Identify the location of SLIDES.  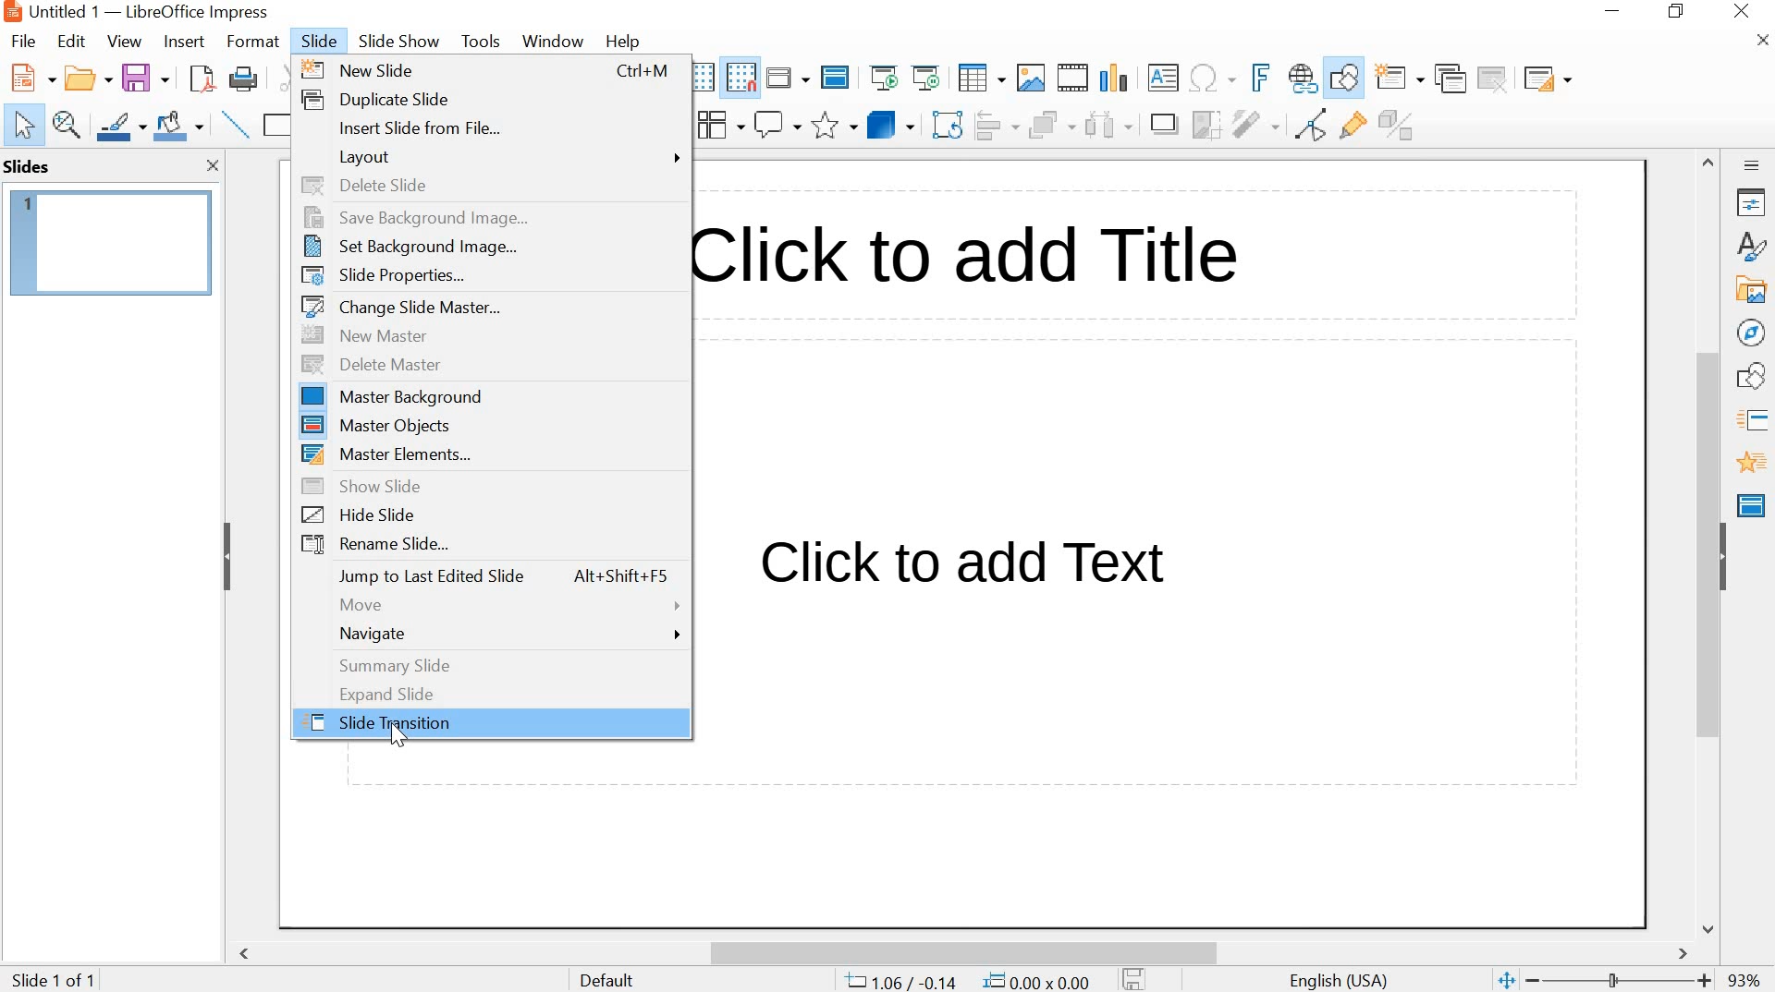
(28, 166).